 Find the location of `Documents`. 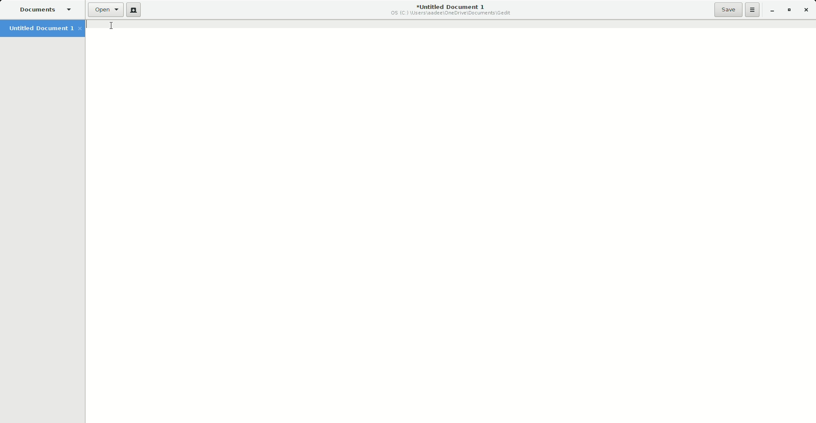

Documents is located at coordinates (45, 9).